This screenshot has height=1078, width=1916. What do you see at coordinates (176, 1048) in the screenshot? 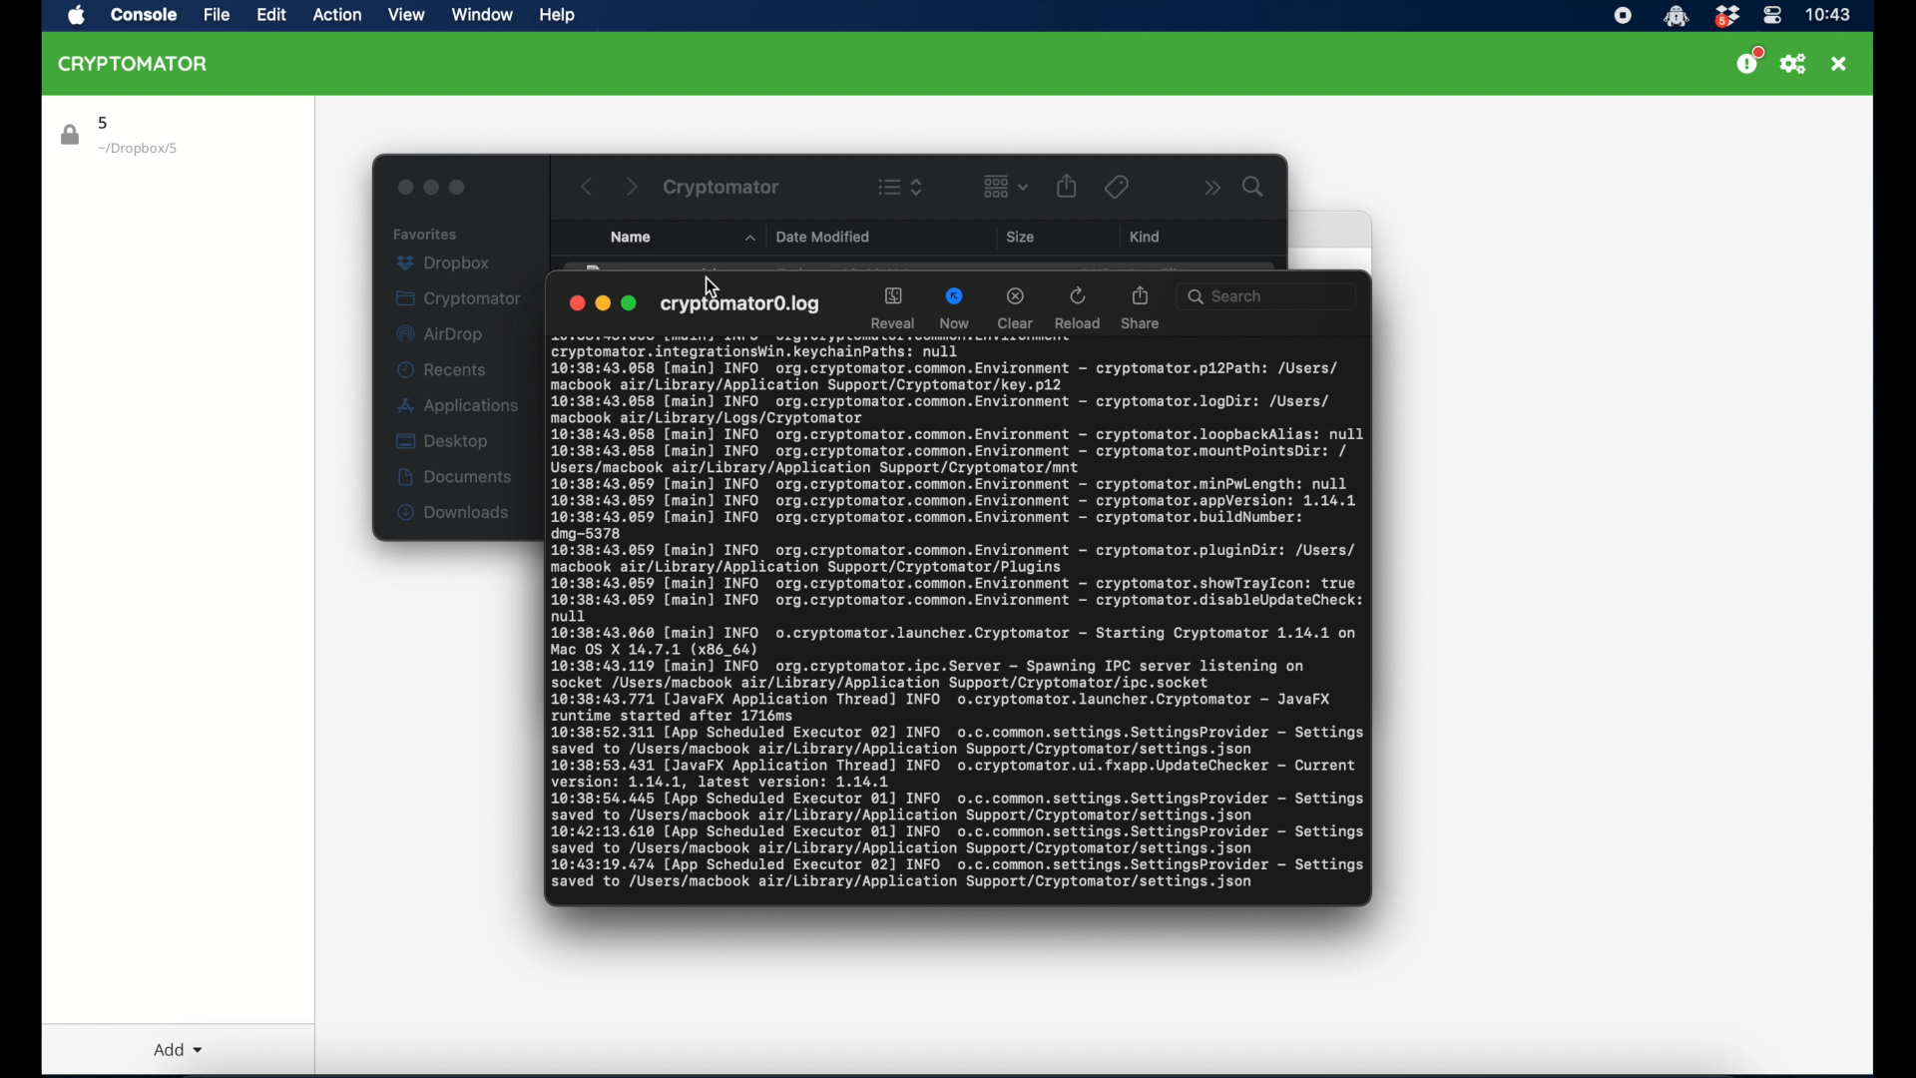
I see `add dropdown` at bounding box center [176, 1048].